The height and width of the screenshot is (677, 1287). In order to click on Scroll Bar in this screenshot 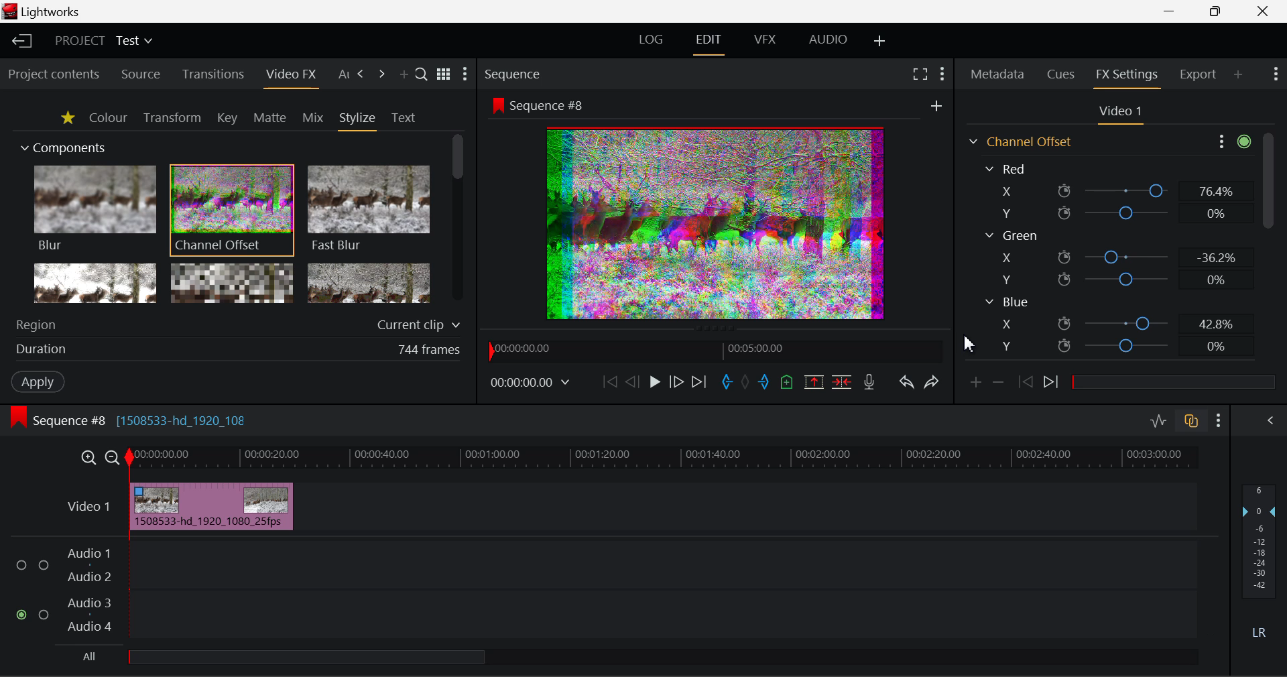, I will do `click(456, 218)`.